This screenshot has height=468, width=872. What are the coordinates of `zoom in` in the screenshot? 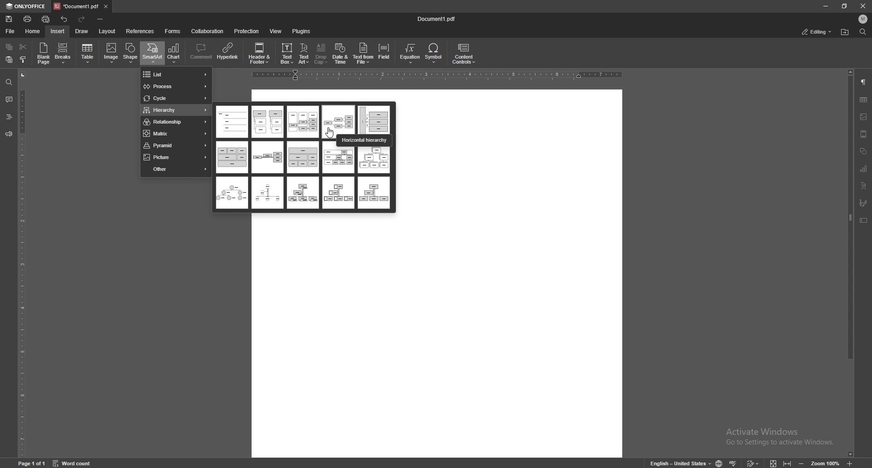 It's located at (852, 463).